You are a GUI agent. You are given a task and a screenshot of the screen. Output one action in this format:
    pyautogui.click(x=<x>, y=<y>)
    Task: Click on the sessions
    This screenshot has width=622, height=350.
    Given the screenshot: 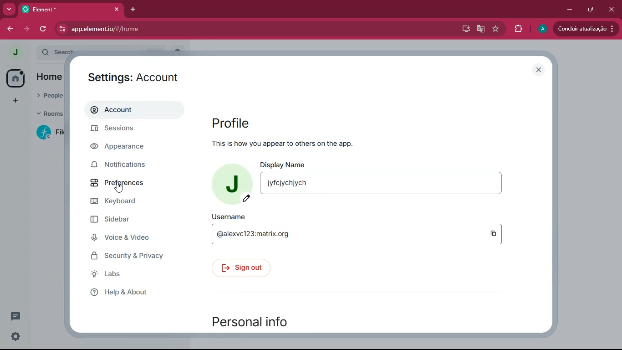 What is the action you would take?
    pyautogui.click(x=129, y=128)
    